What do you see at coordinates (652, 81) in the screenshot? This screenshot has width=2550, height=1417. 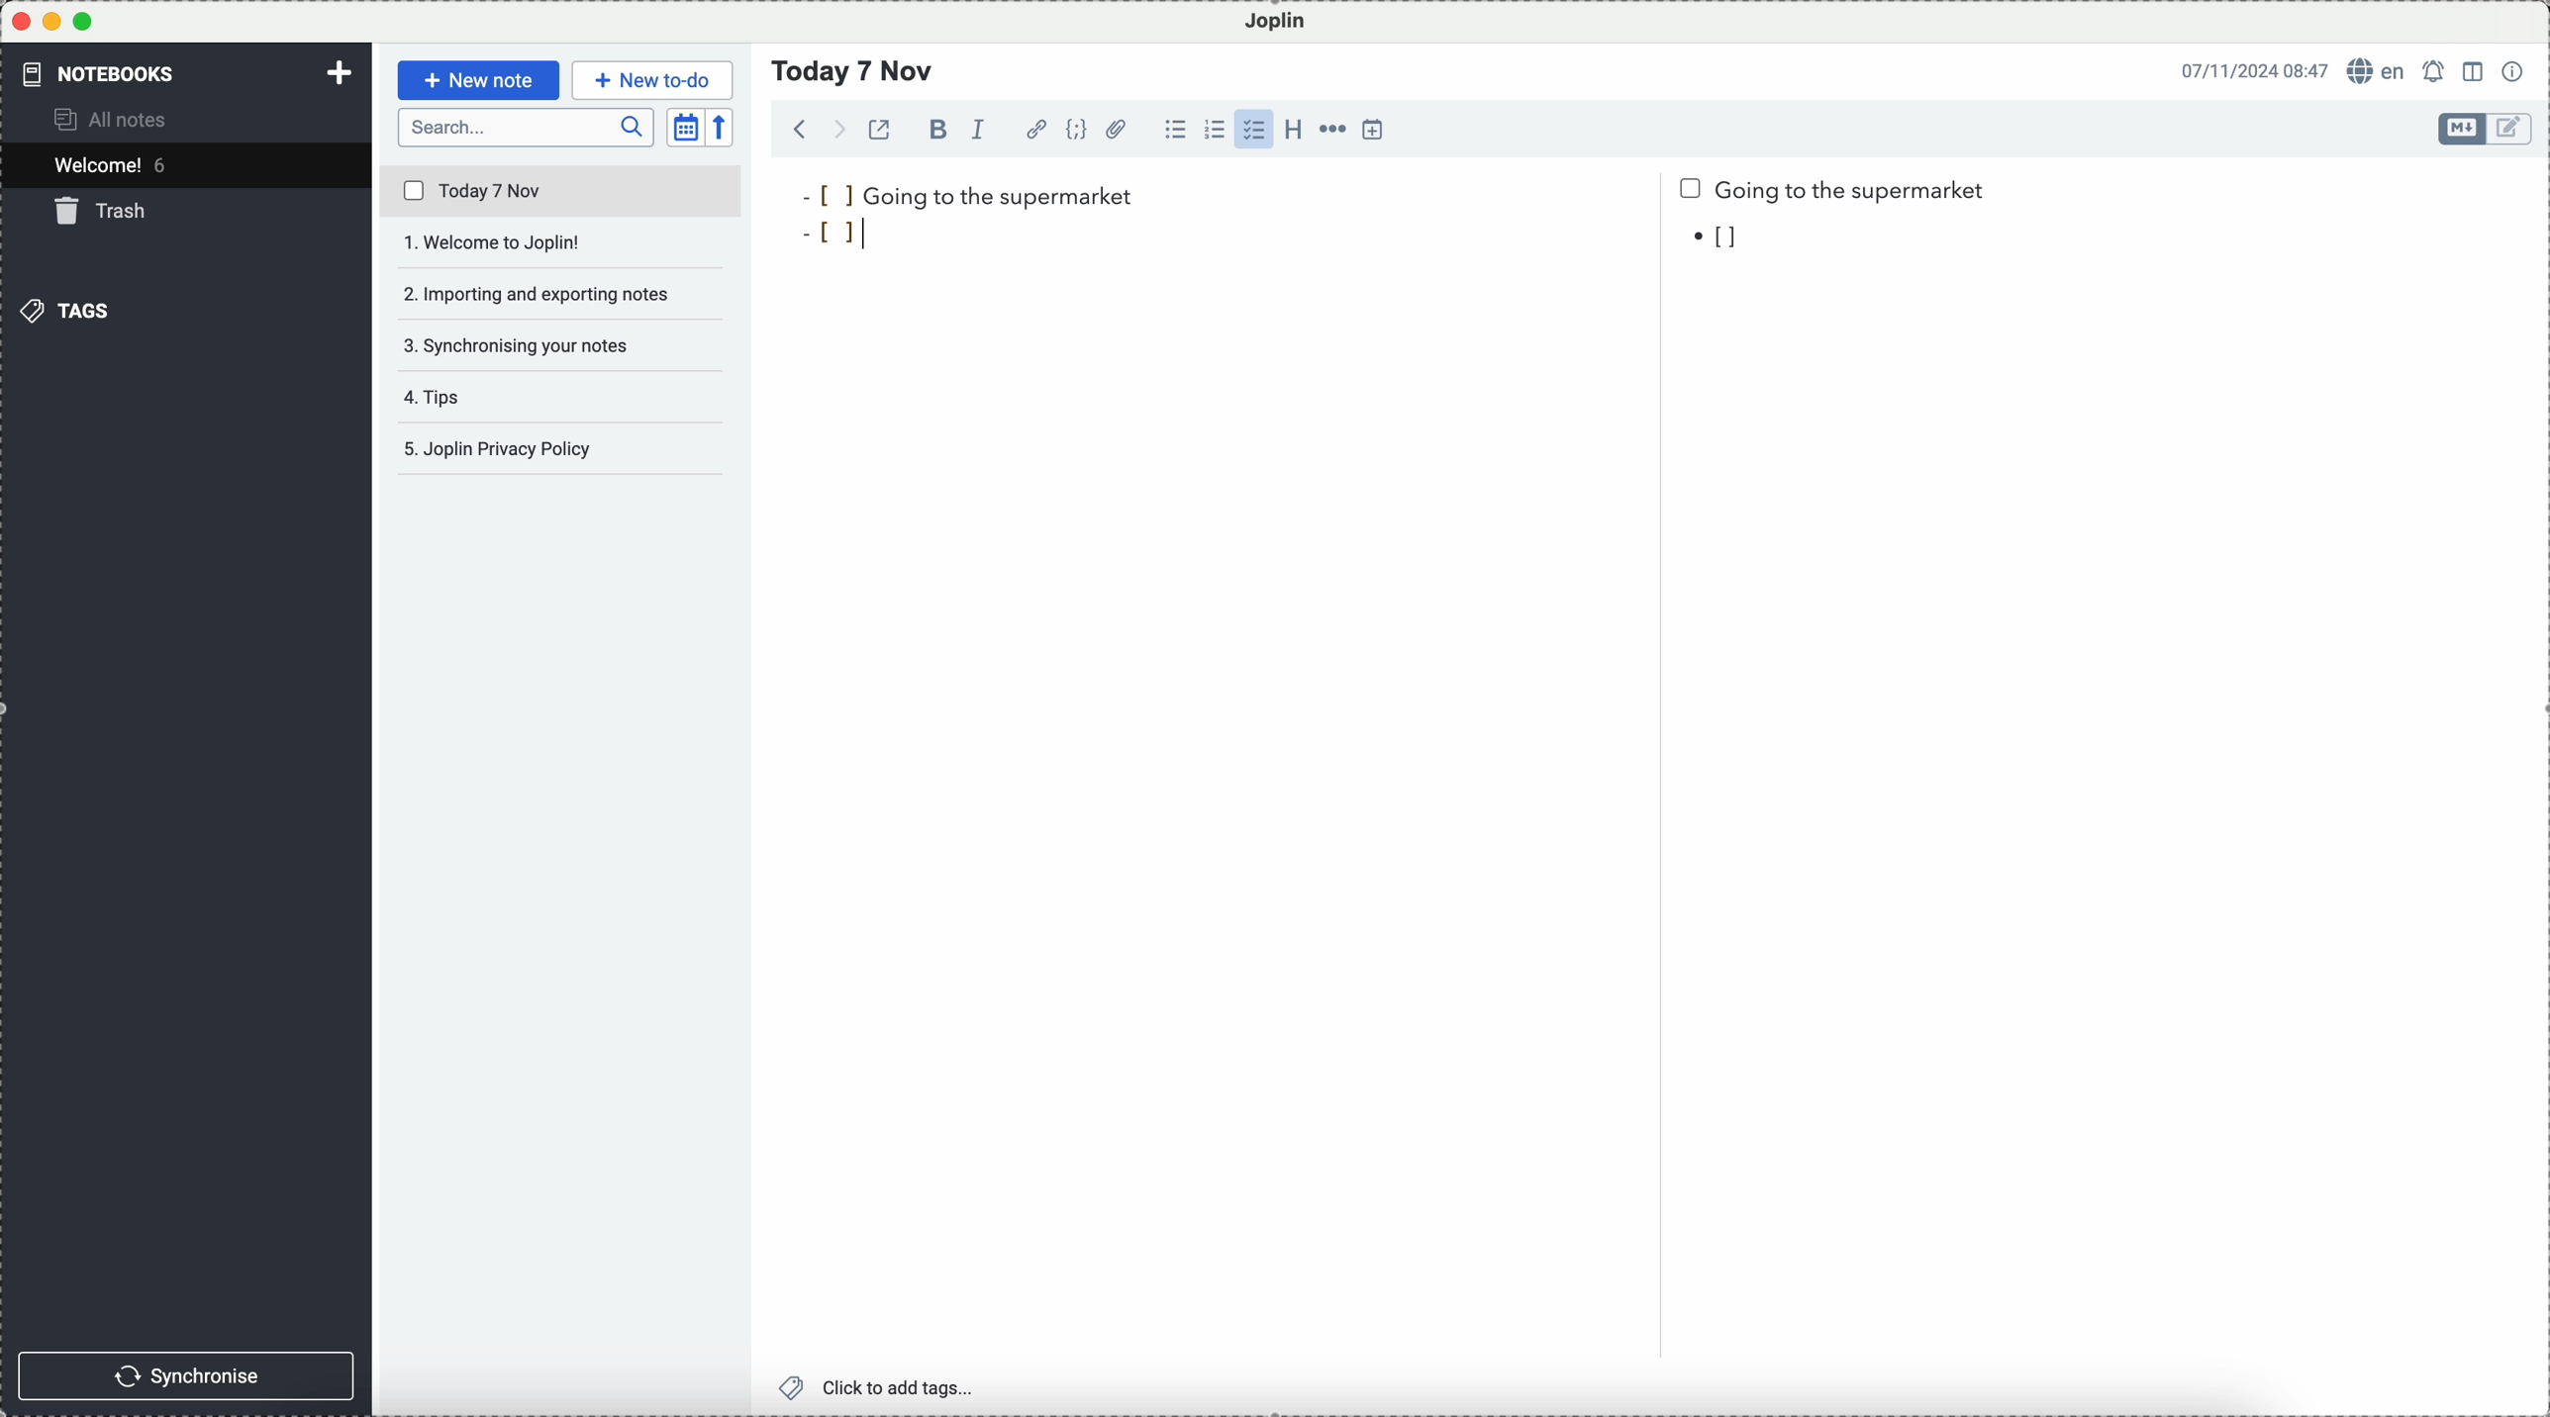 I see `new to-do button` at bounding box center [652, 81].